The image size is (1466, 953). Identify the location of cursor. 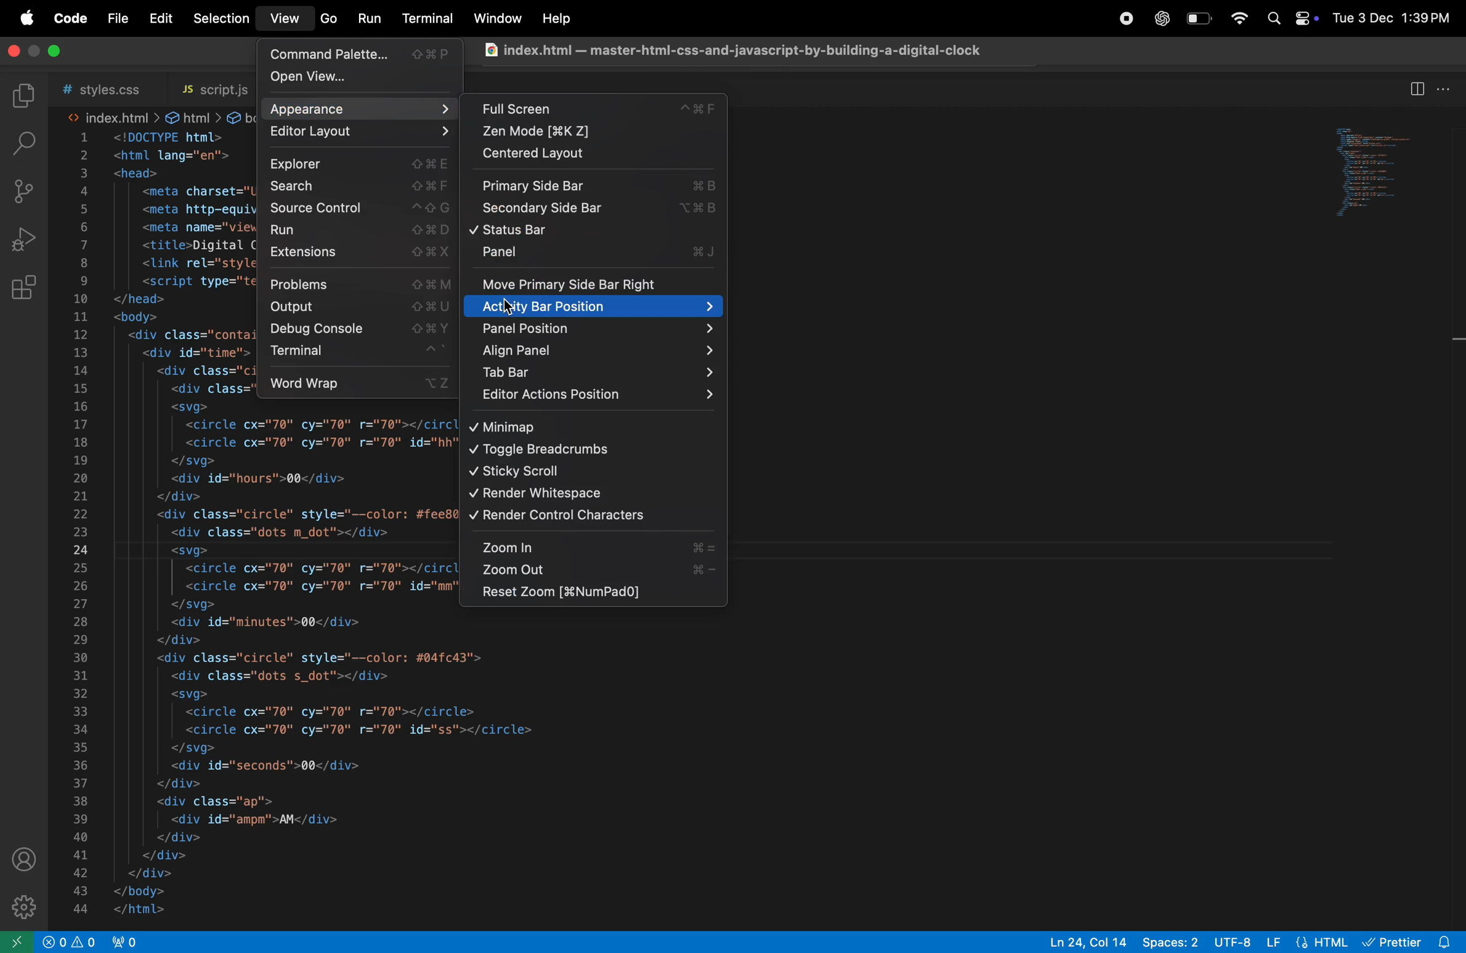
(511, 309).